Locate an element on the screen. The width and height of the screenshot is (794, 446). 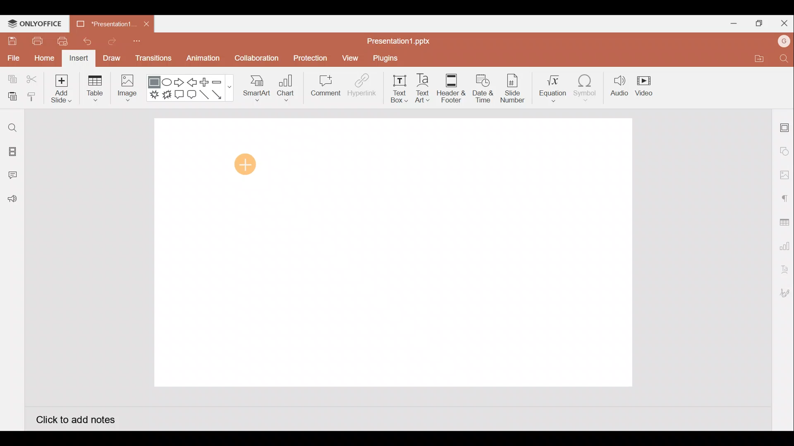
Rectangle is located at coordinates (155, 83).